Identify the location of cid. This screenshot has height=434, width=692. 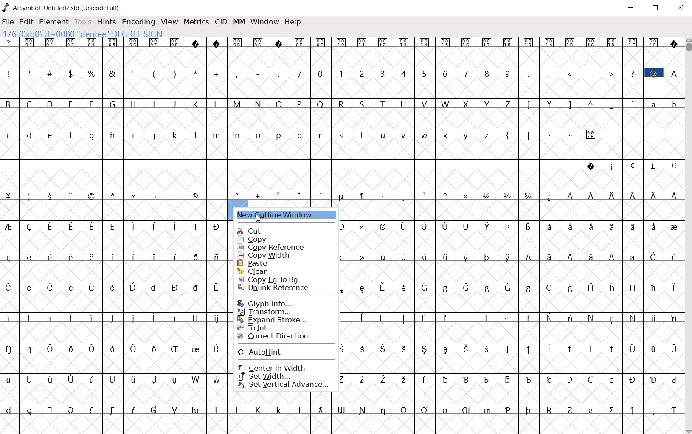
(221, 22).